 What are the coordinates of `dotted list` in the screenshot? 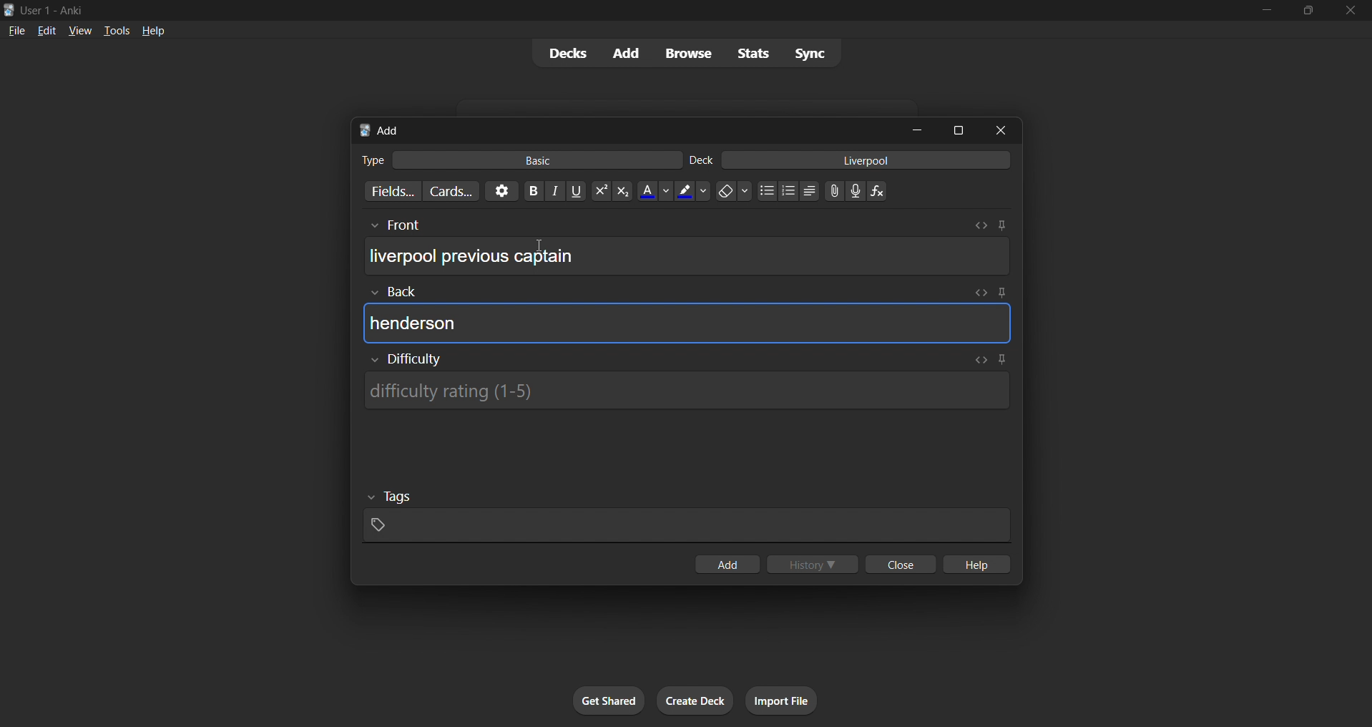 It's located at (766, 192).